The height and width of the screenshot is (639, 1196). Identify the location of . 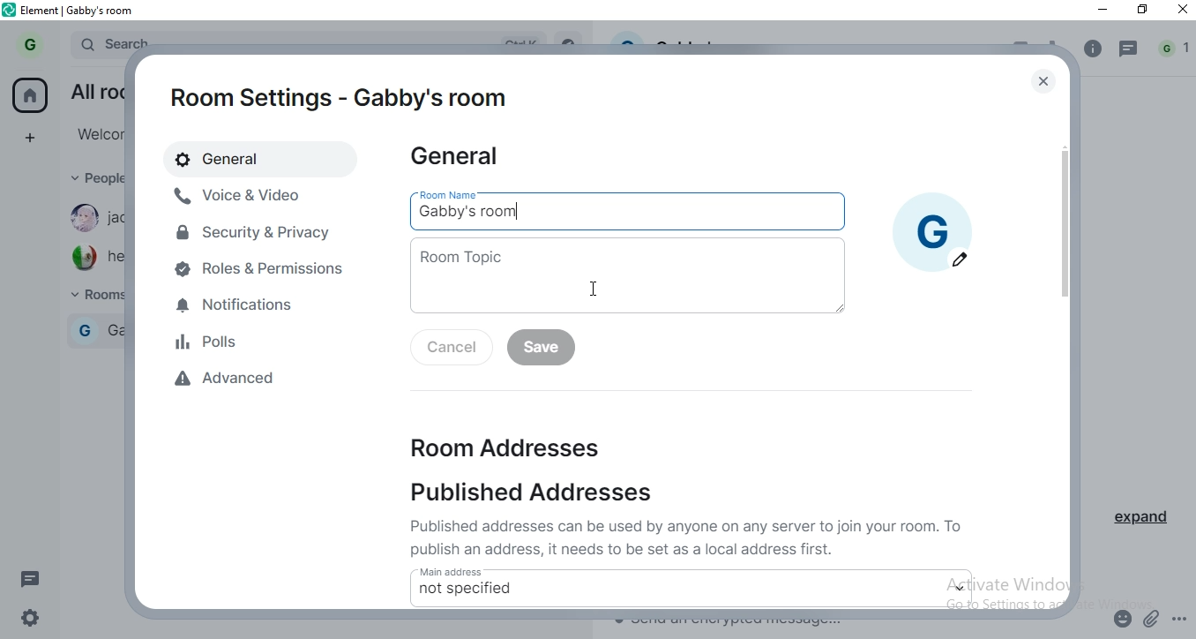
(1182, 615).